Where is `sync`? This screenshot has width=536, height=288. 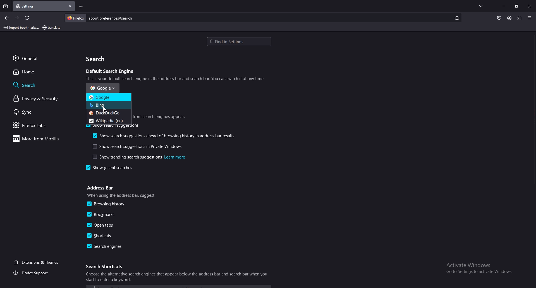
sync is located at coordinates (39, 112).